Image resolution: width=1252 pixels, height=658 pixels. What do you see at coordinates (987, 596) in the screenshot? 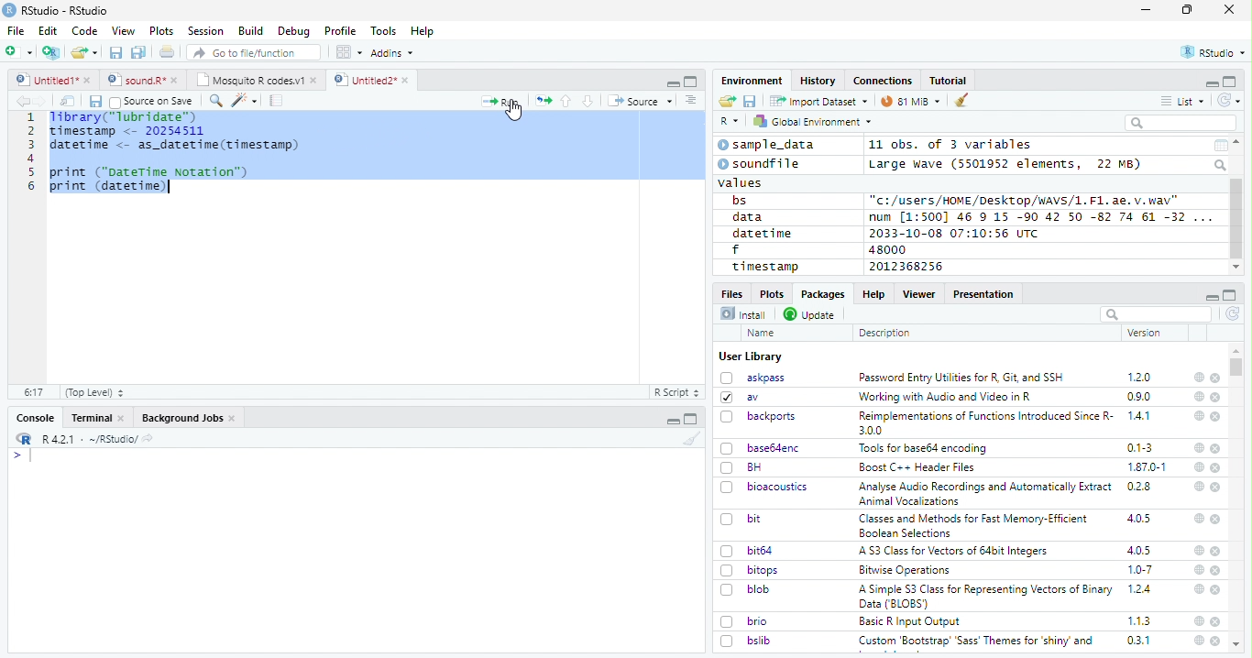
I see `A Simple S3 Class for Representing Vectors of Binary
Data (BLOBS)` at bounding box center [987, 596].